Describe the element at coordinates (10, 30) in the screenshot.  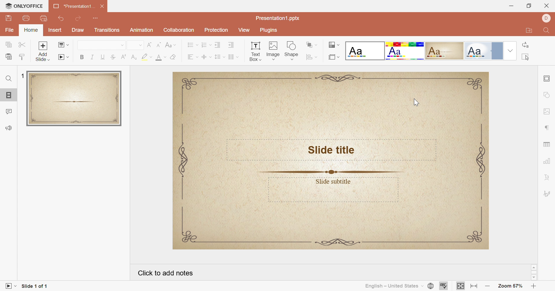
I see `File` at that location.